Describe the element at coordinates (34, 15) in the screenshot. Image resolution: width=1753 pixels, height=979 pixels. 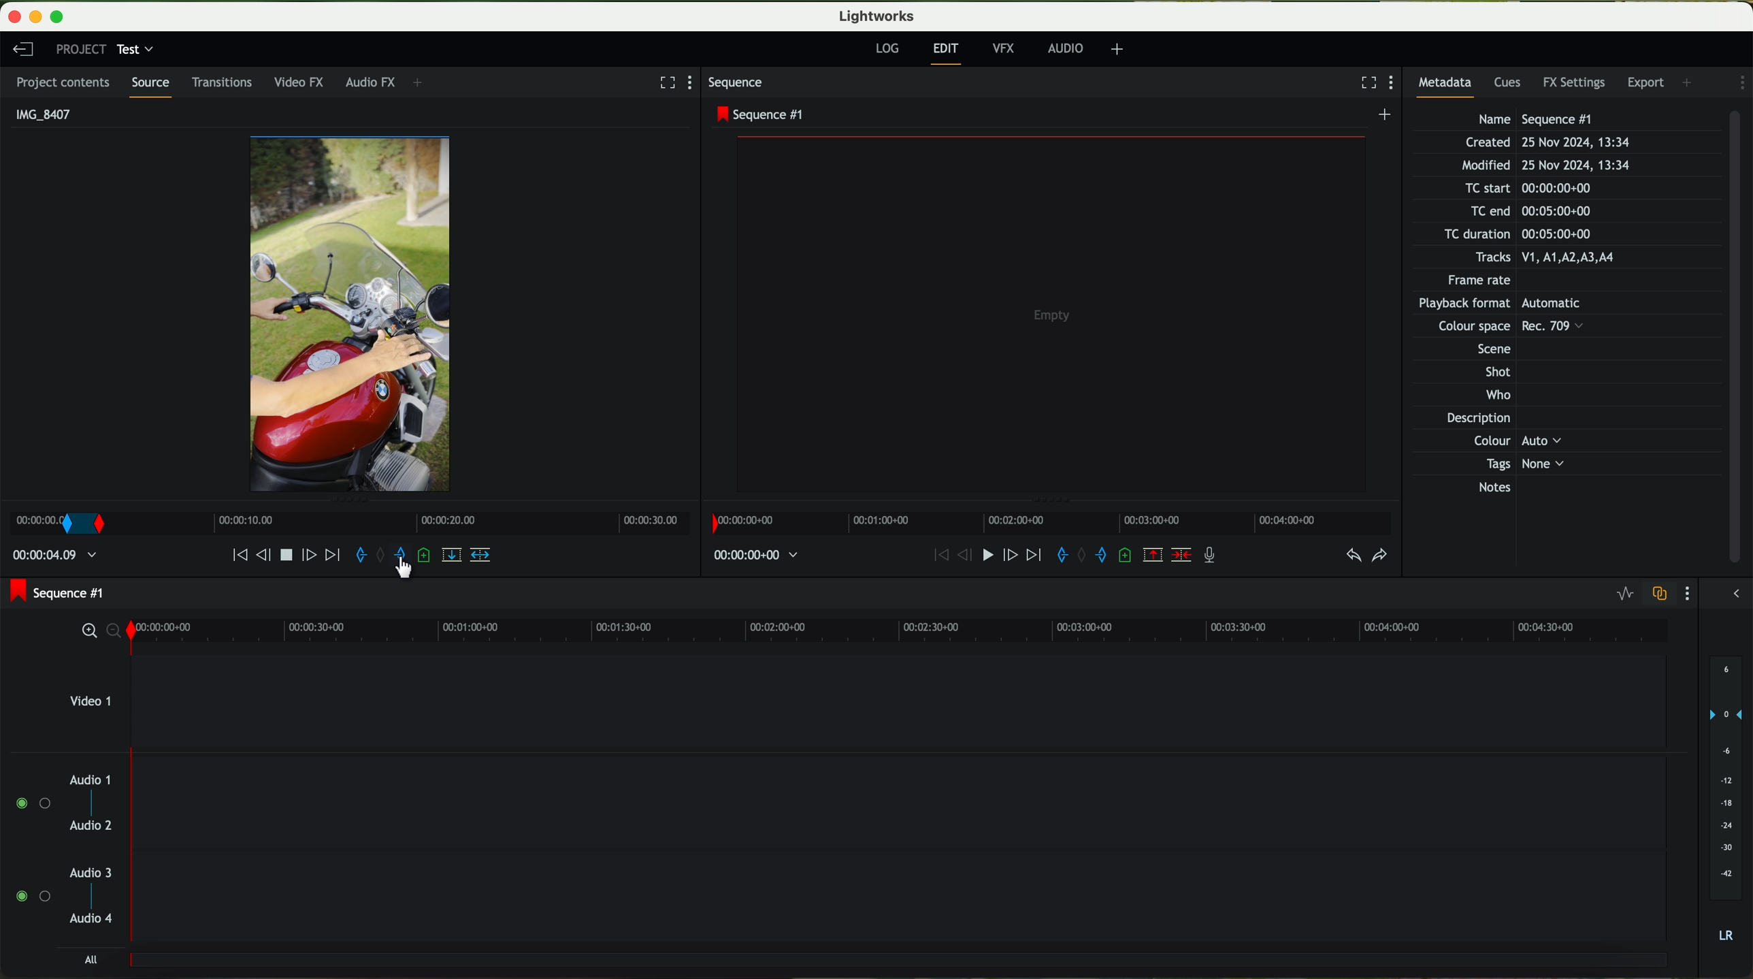
I see `minimize` at that location.